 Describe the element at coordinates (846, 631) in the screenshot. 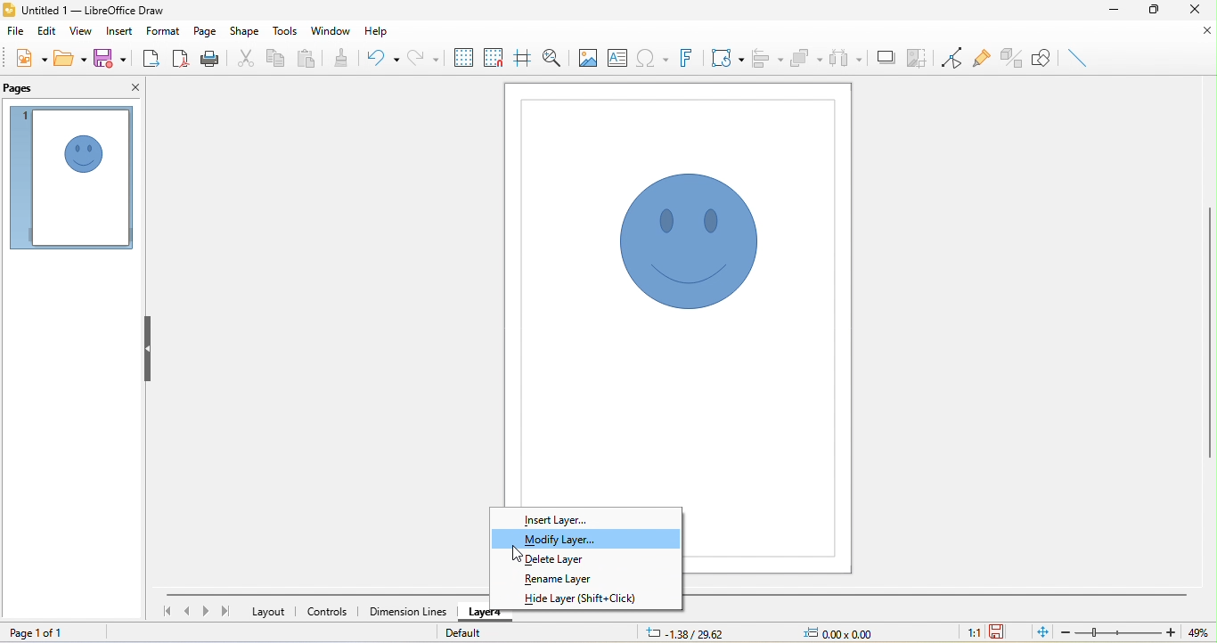

I see `0.00x0.00` at that location.